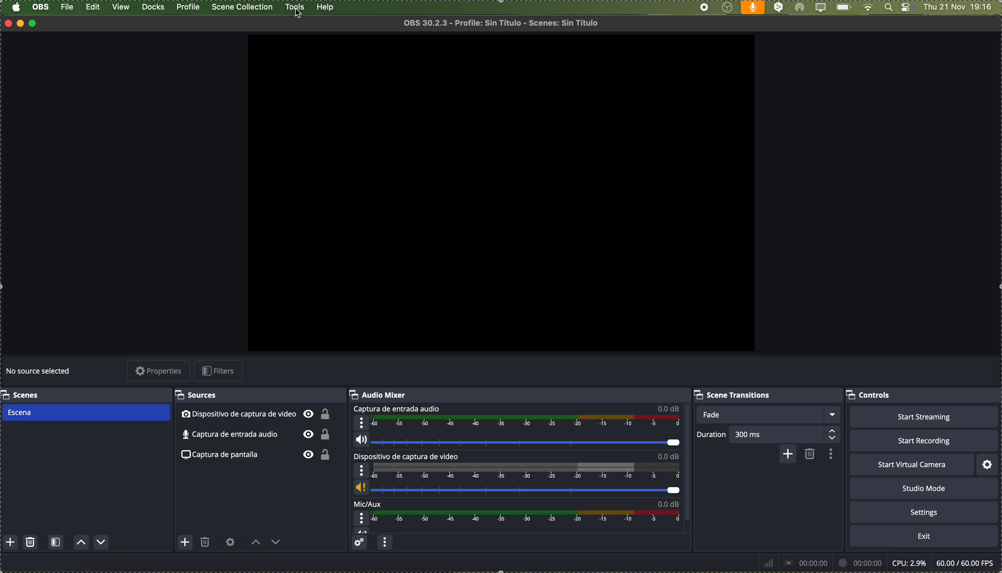 Image resolution: width=1002 pixels, height=573 pixels. What do you see at coordinates (727, 8) in the screenshot?
I see `OBS Studio` at bounding box center [727, 8].